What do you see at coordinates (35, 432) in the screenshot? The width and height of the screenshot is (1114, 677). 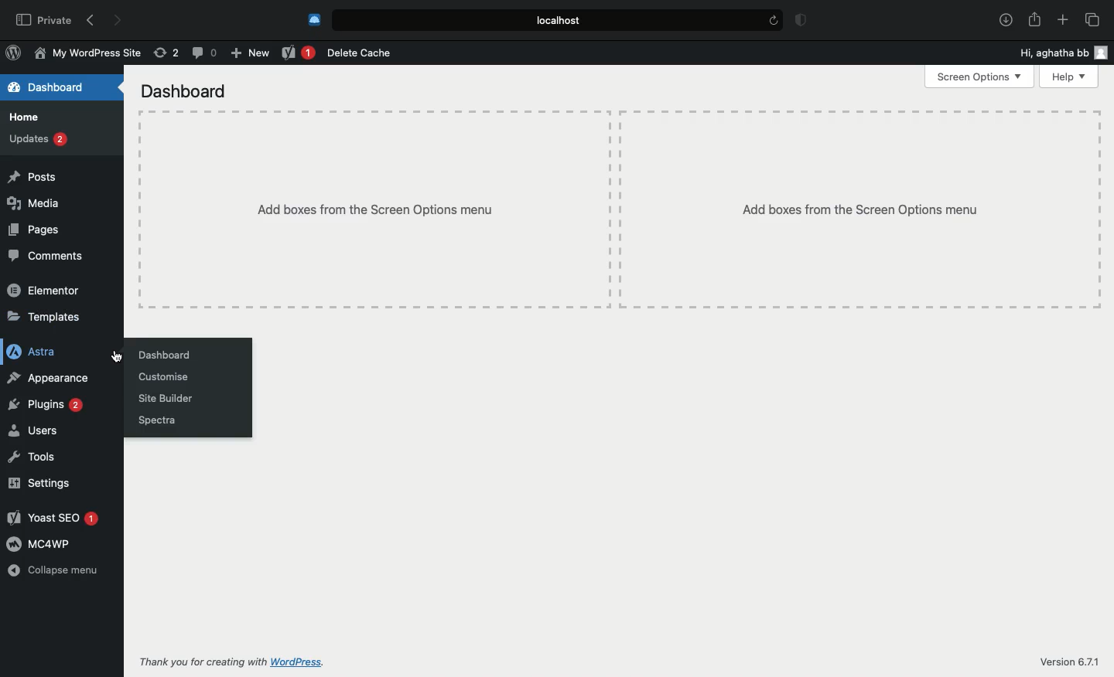 I see `Users` at bounding box center [35, 432].